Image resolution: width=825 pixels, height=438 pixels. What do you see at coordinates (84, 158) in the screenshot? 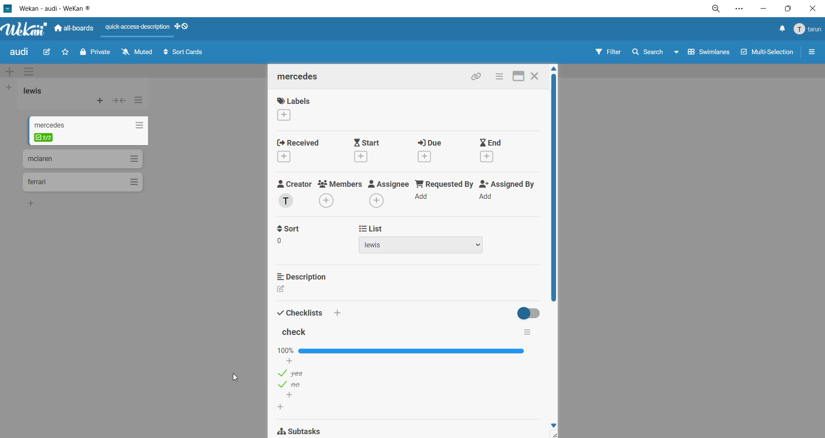
I see `cards` at bounding box center [84, 158].